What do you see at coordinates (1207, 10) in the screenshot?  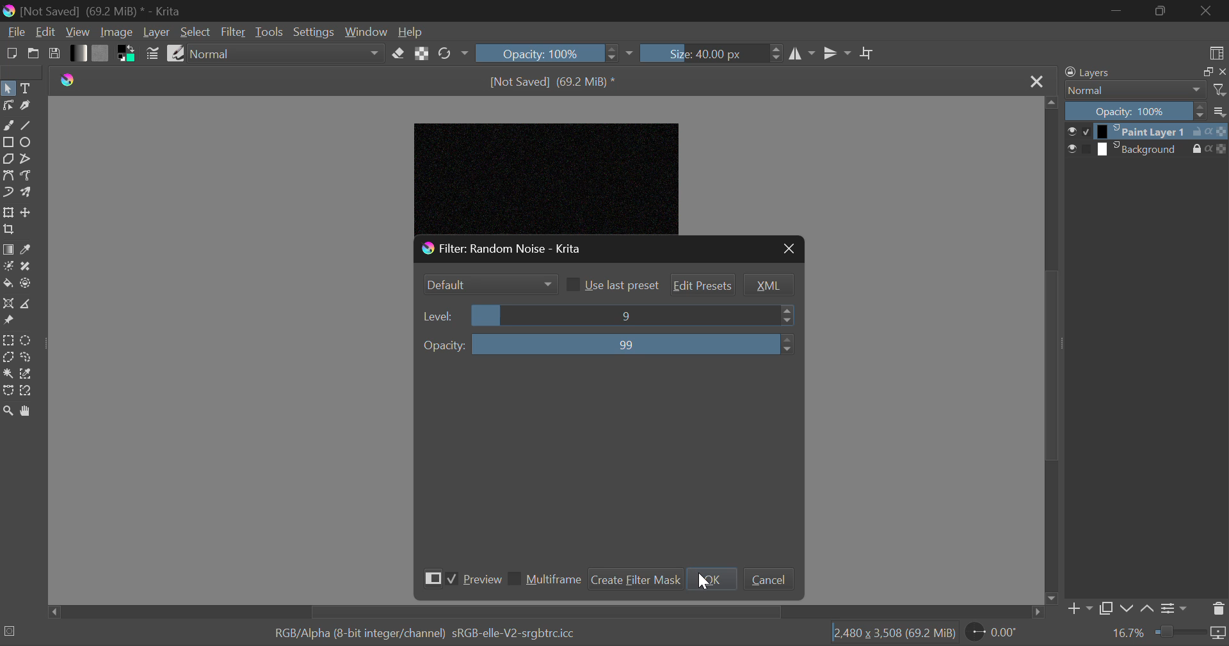 I see `Close` at bounding box center [1207, 10].